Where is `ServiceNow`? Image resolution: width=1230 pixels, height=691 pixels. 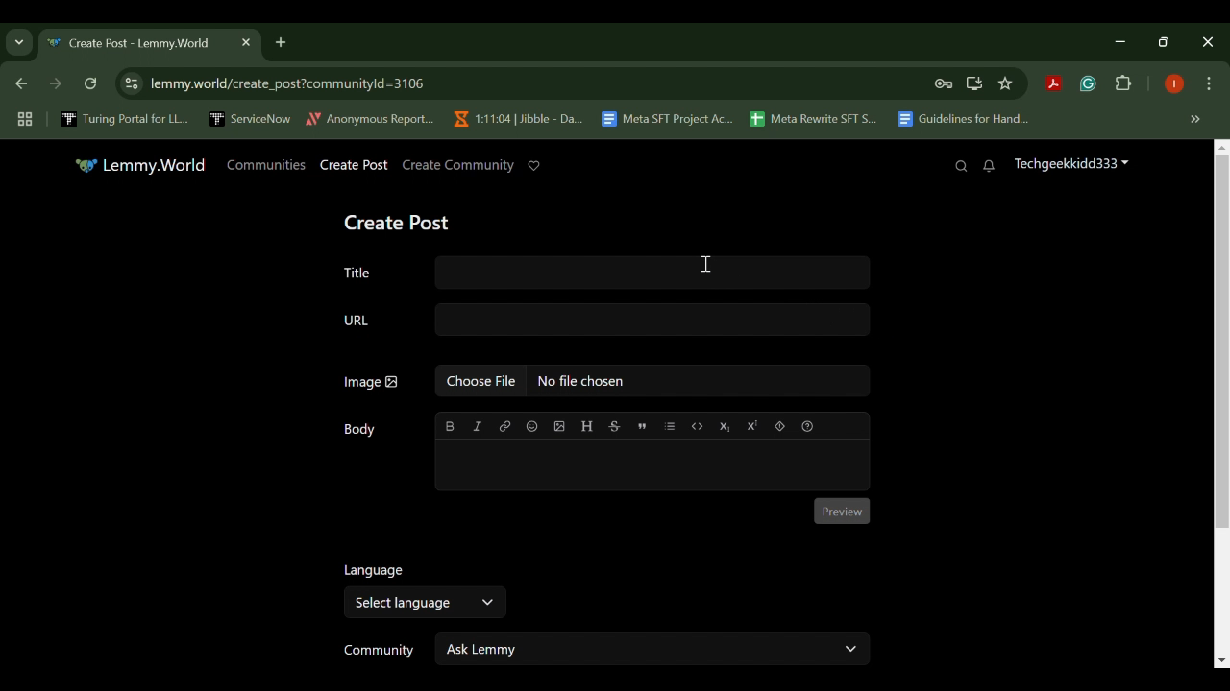 ServiceNow is located at coordinates (251, 118).